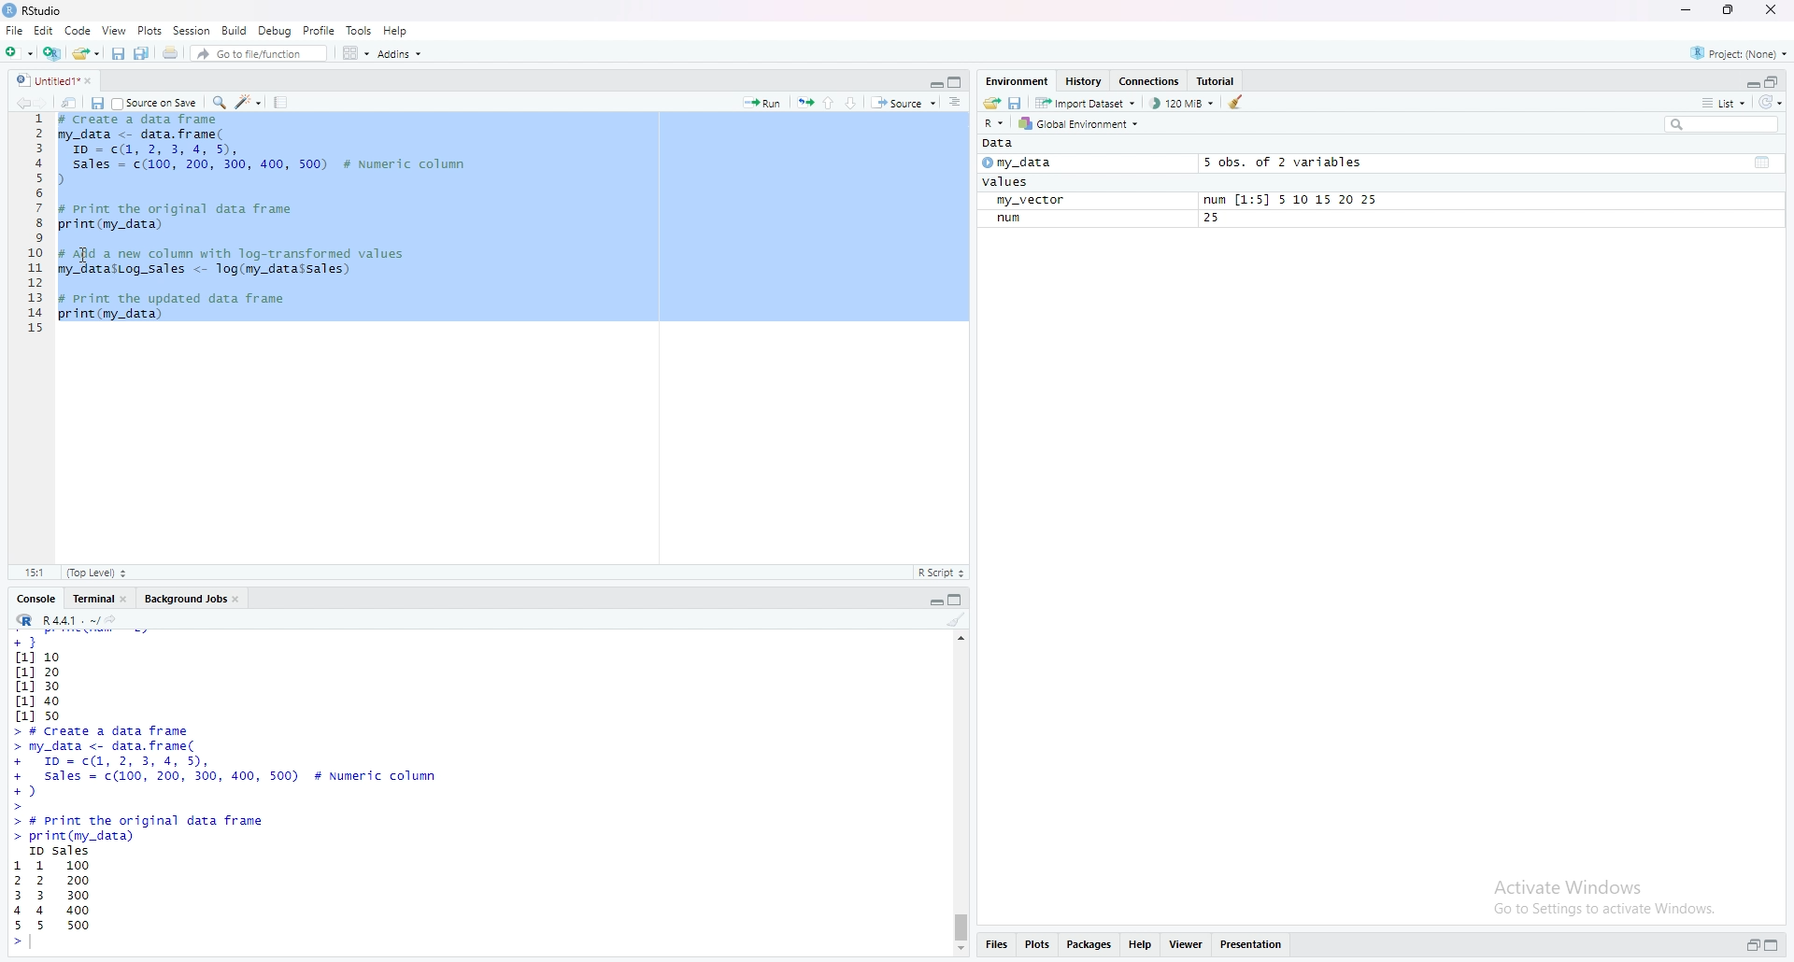 This screenshot has width=1794, height=962. What do you see at coordinates (1719, 106) in the screenshot?
I see `list` at bounding box center [1719, 106].